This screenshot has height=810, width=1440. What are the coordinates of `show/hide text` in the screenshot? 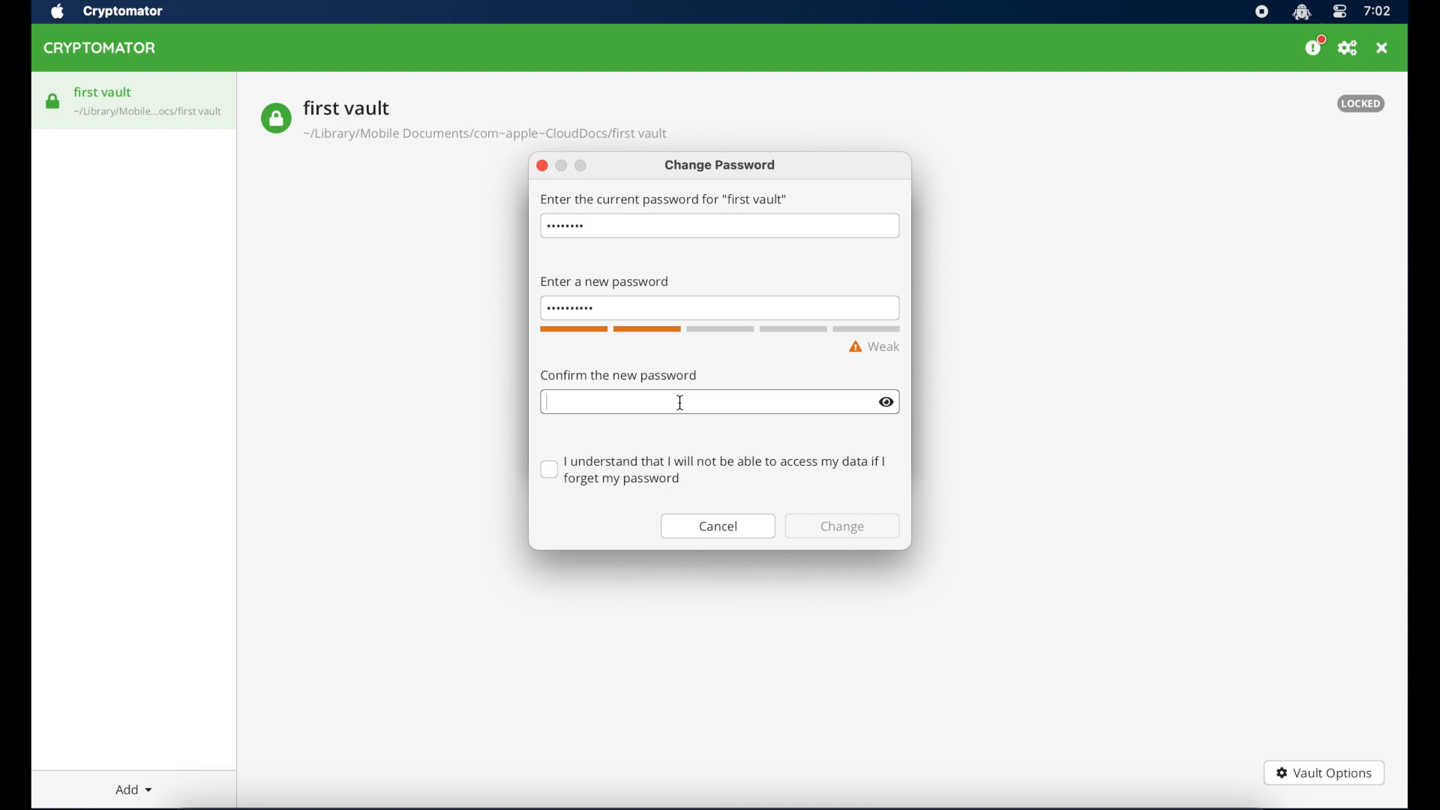 It's located at (885, 308).